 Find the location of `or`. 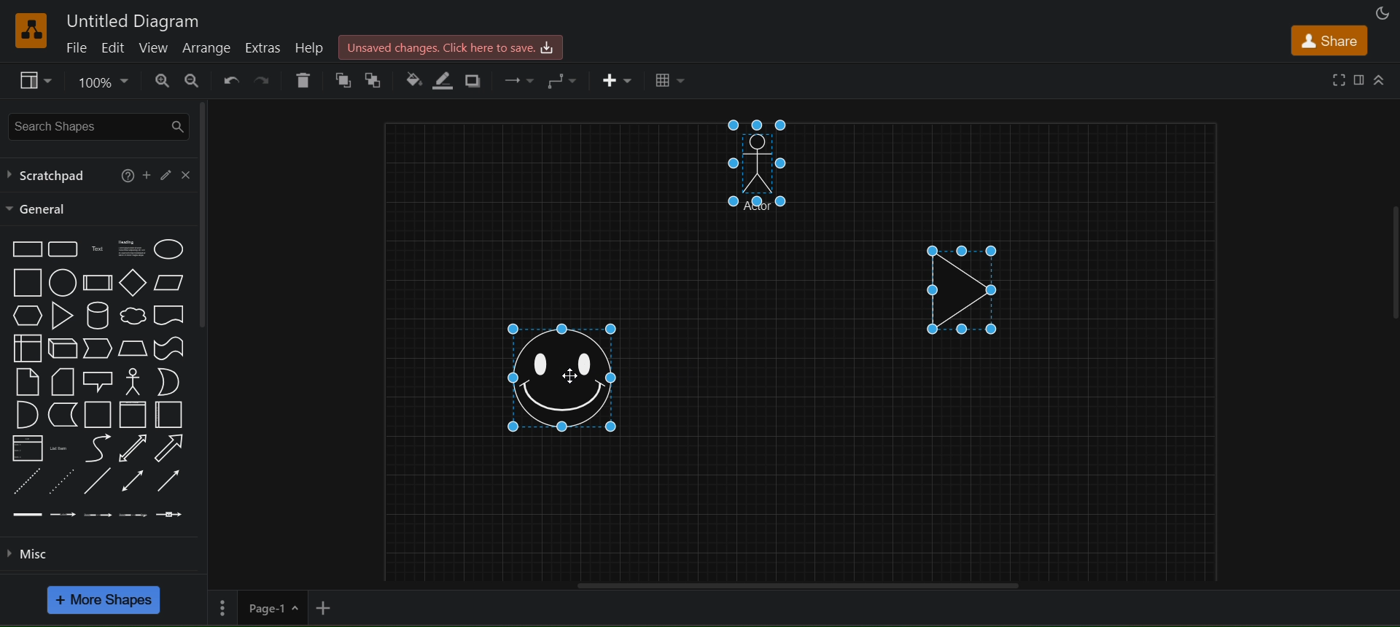

or is located at coordinates (166, 381).